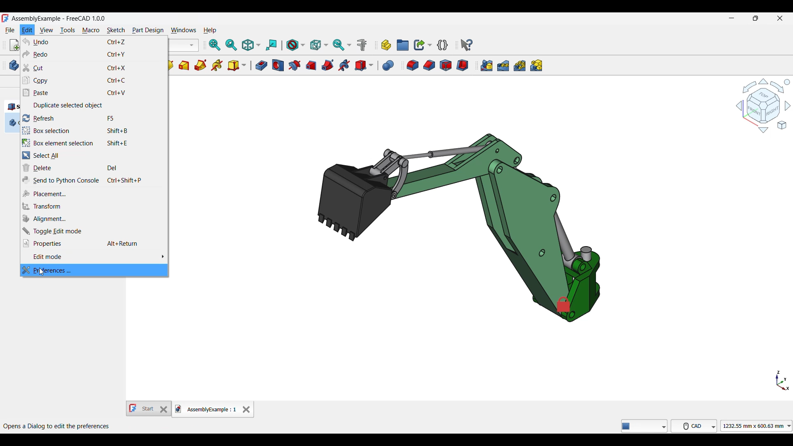 The width and height of the screenshot is (793, 446). Describe the element at coordinates (149, 408) in the screenshot. I see `Other tab` at that location.